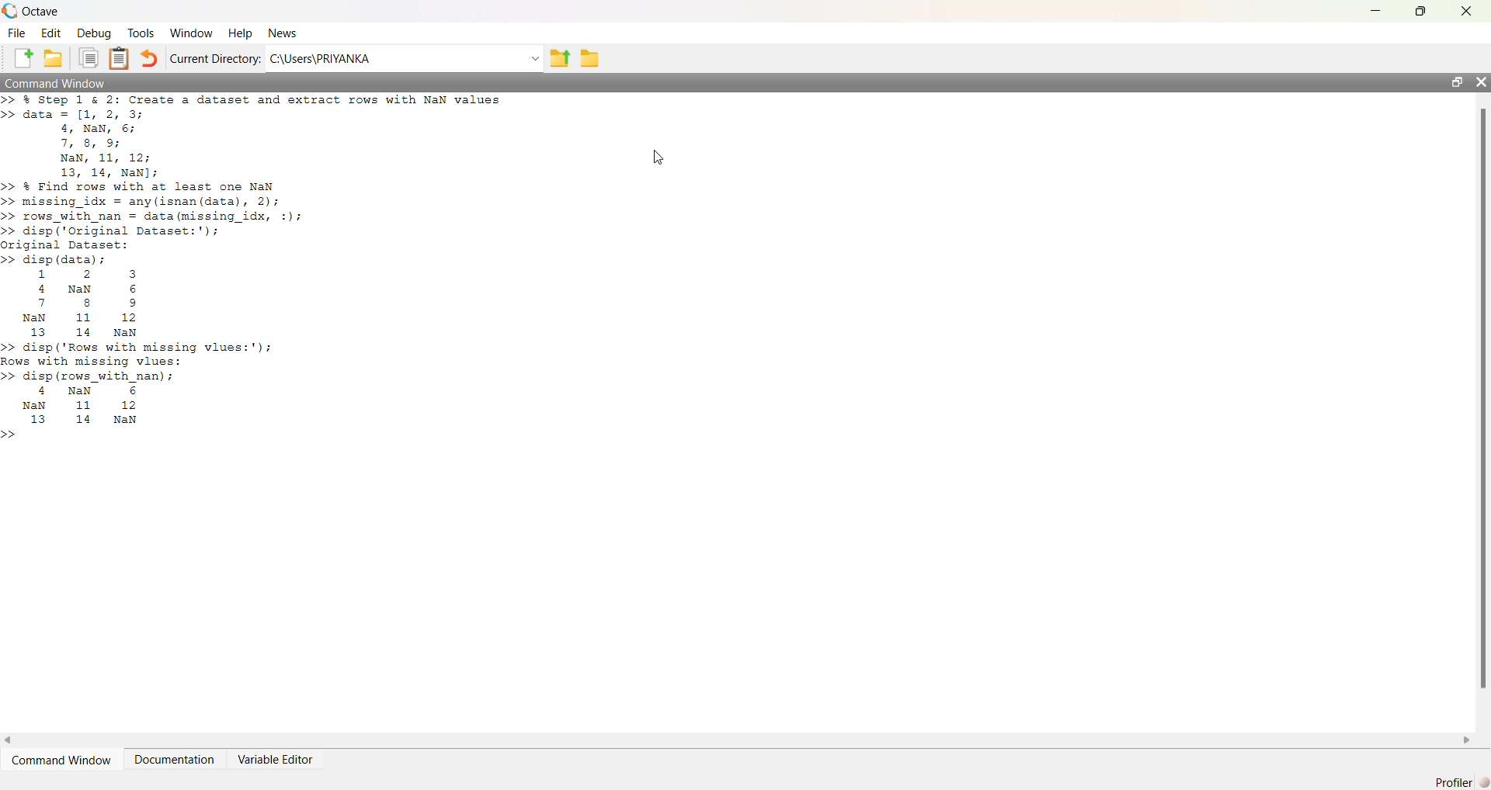  What do you see at coordinates (1467, 741) in the screenshot?
I see `scroll right` at bounding box center [1467, 741].